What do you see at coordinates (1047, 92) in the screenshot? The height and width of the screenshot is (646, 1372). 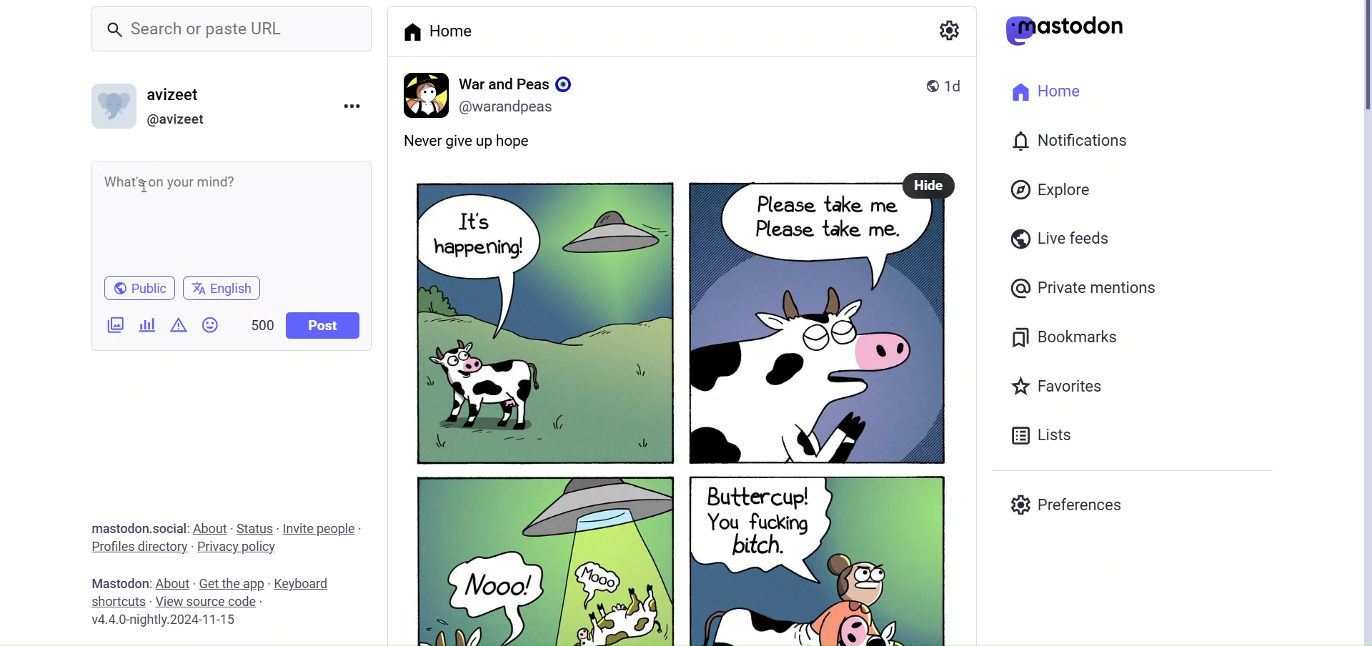 I see `Home` at bounding box center [1047, 92].